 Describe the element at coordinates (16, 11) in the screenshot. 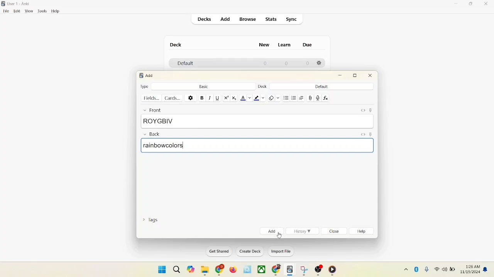

I see `edit` at that location.